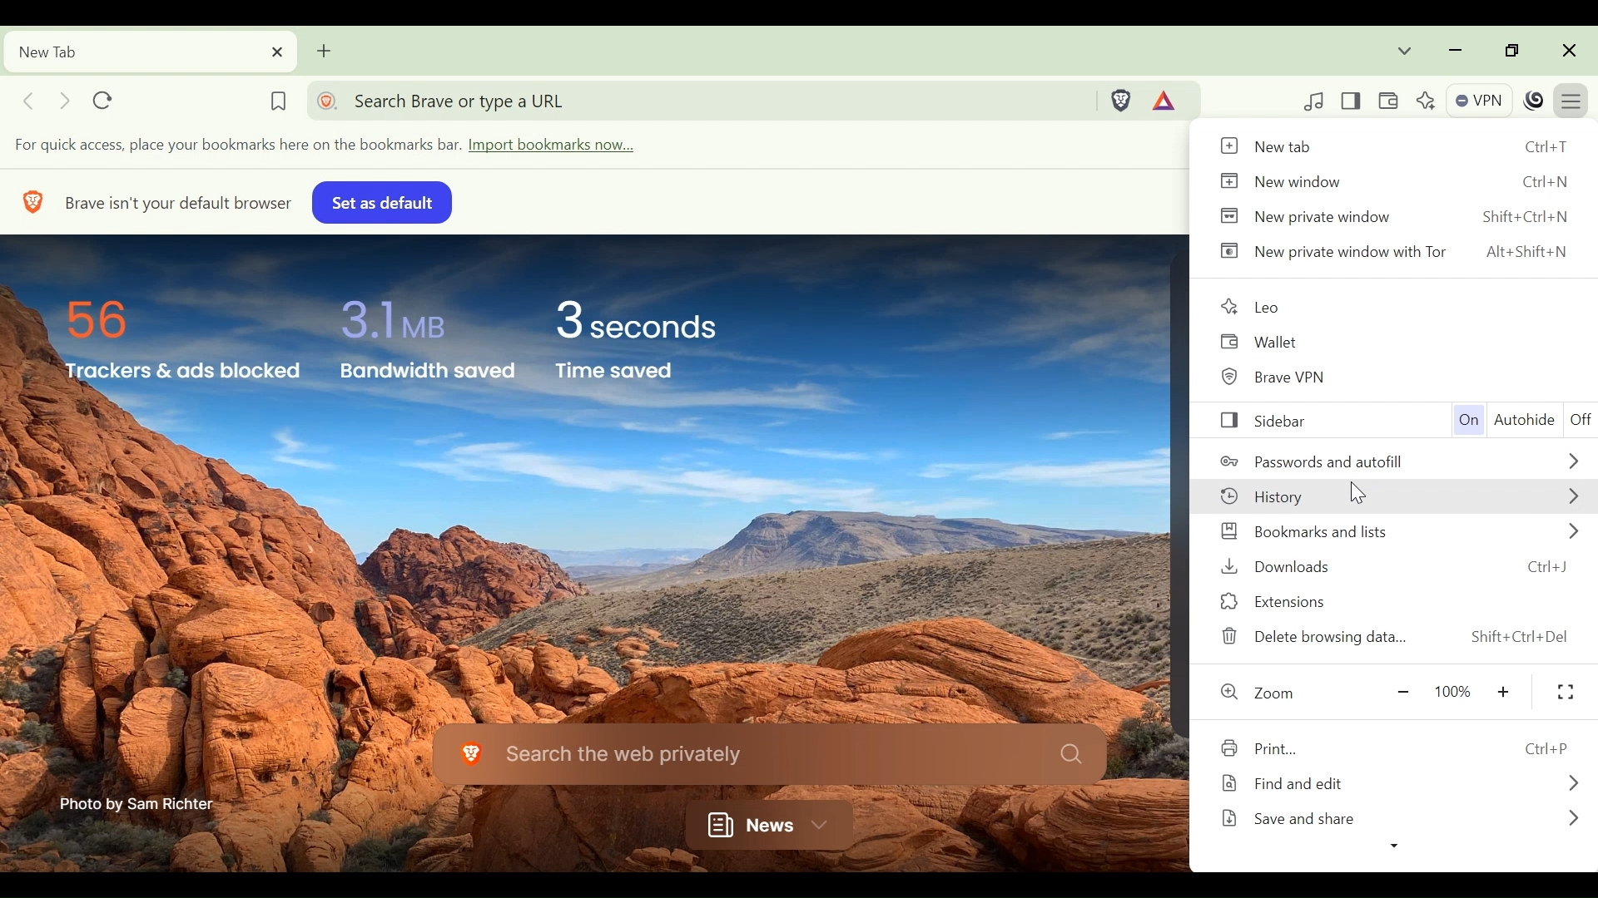 This screenshot has height=898, width=1598. What do you see at coordinates (107, 96) in the screenshot?
I see `Reload` at bounding box center [107, 96].